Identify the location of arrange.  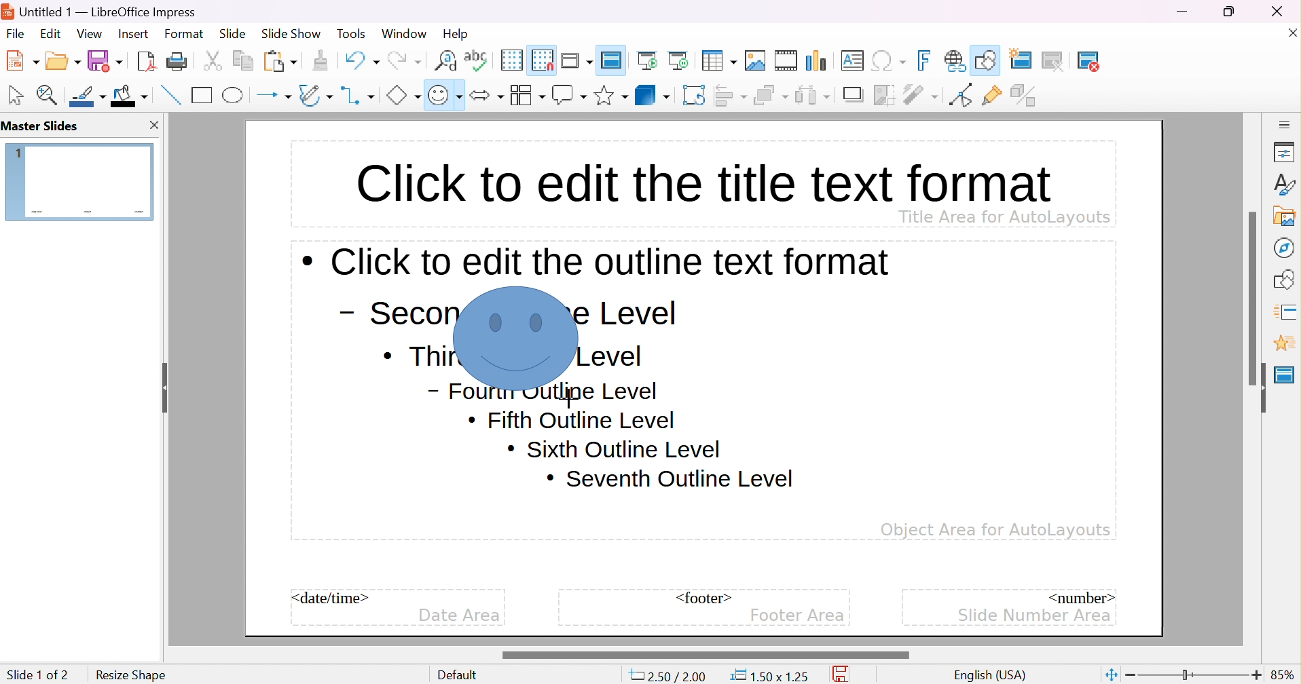
(771, 95).